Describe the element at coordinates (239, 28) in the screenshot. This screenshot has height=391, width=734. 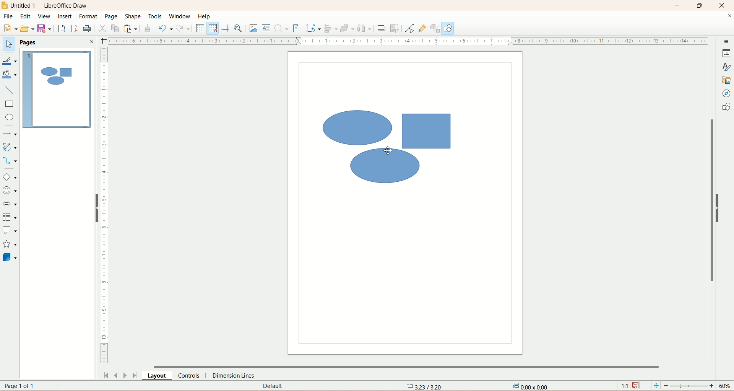
I see `zoom and pan` at that location.